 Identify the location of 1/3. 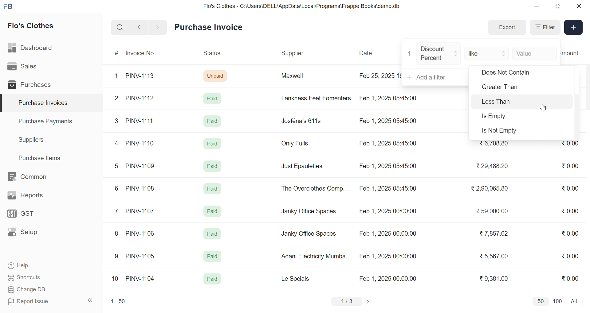
(347, 302).